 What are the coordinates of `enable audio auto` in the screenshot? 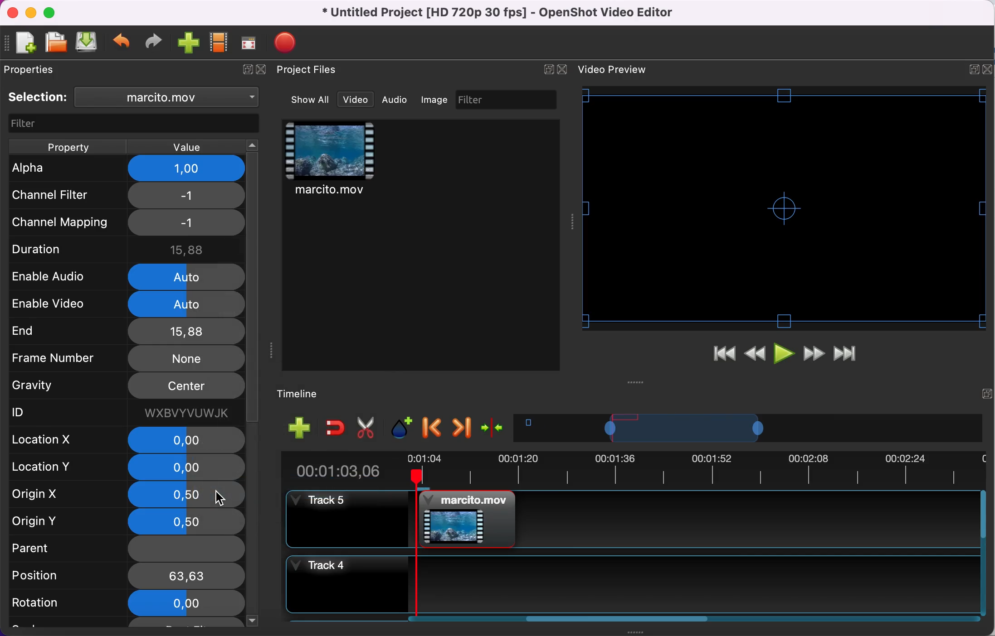 It's located at (123, 276).